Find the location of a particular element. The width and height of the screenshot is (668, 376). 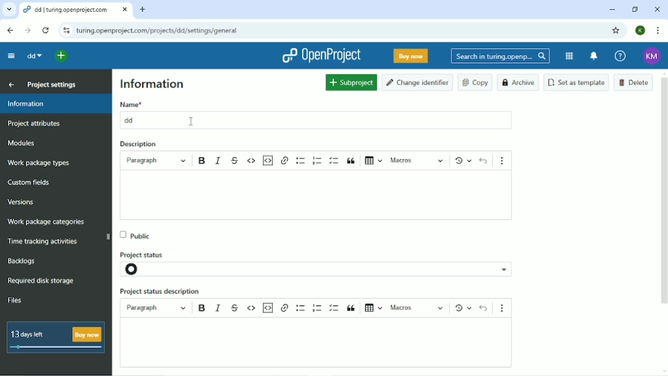

Insert code snippet is located at coordinates (268, 160).